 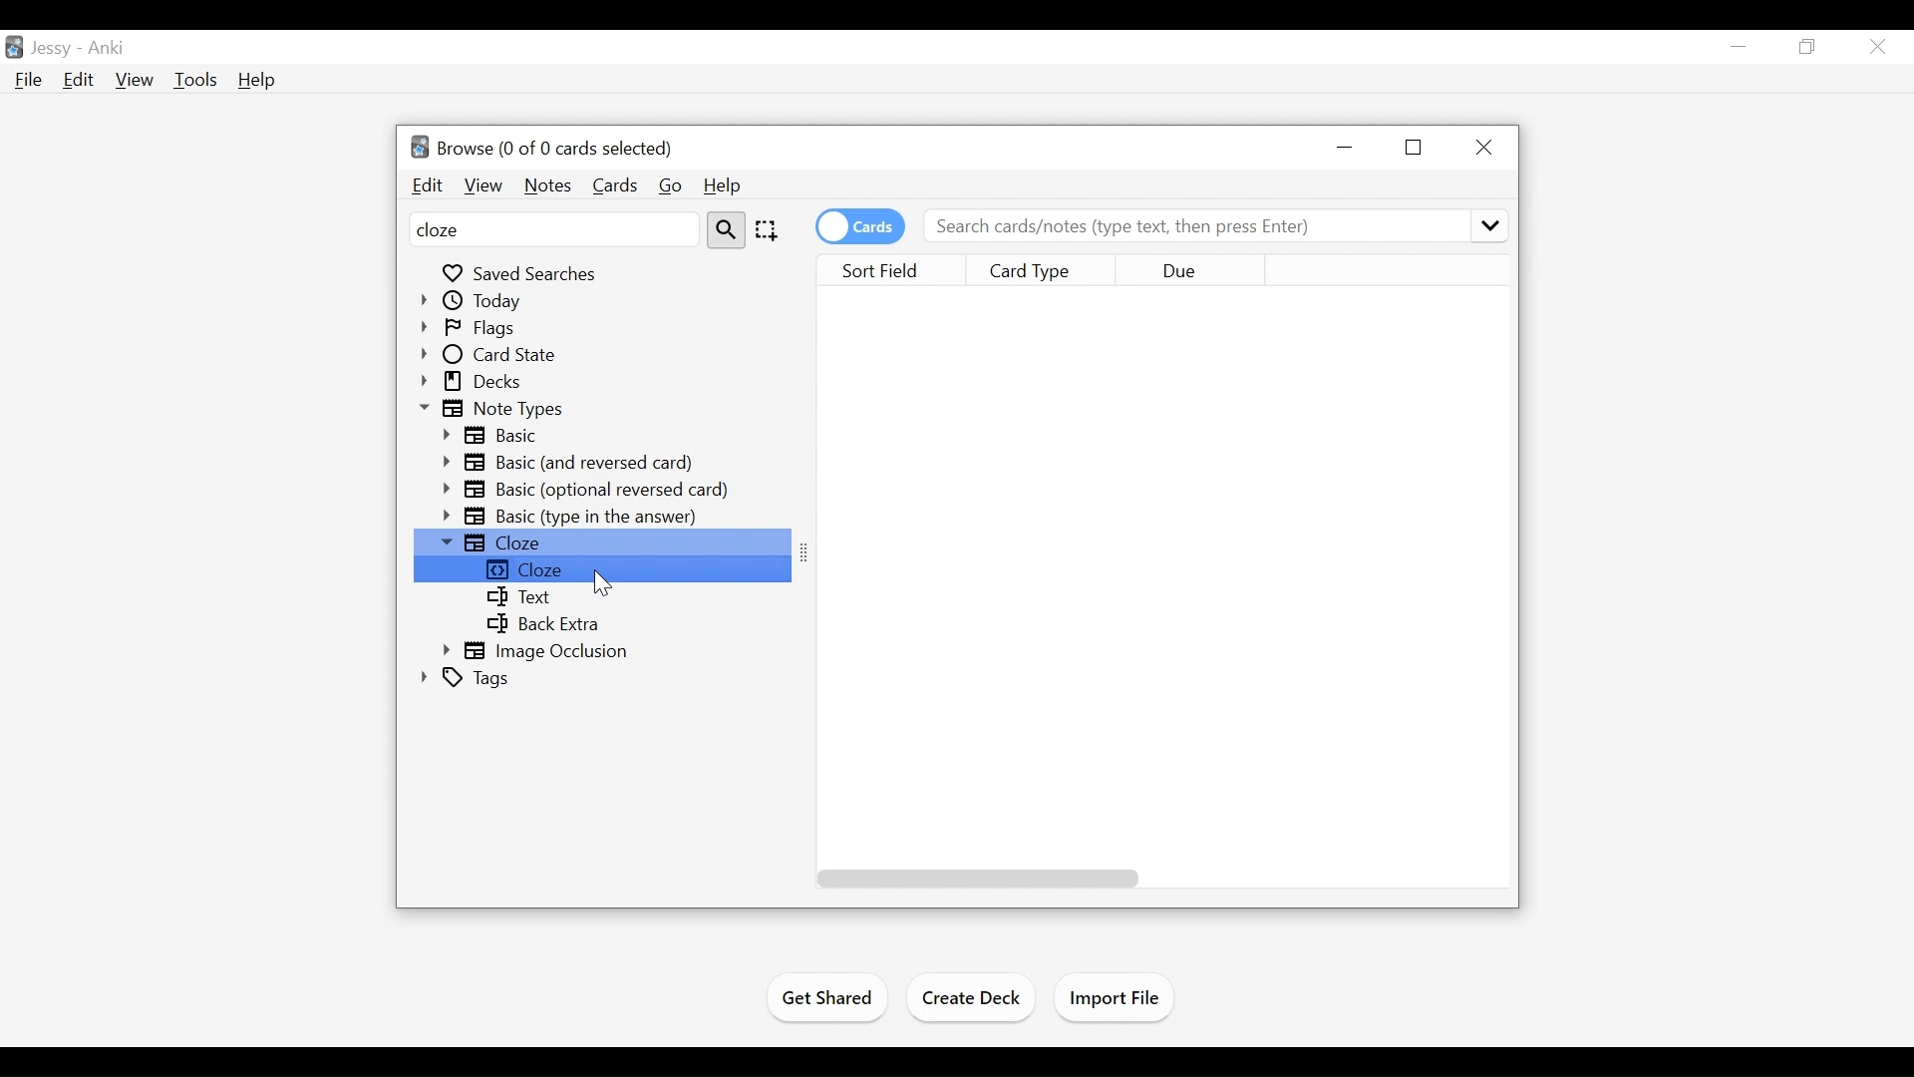 What do you see at coordinates (135, 79) in the screenshot?
I see `View` at bounding box center [135, 79].